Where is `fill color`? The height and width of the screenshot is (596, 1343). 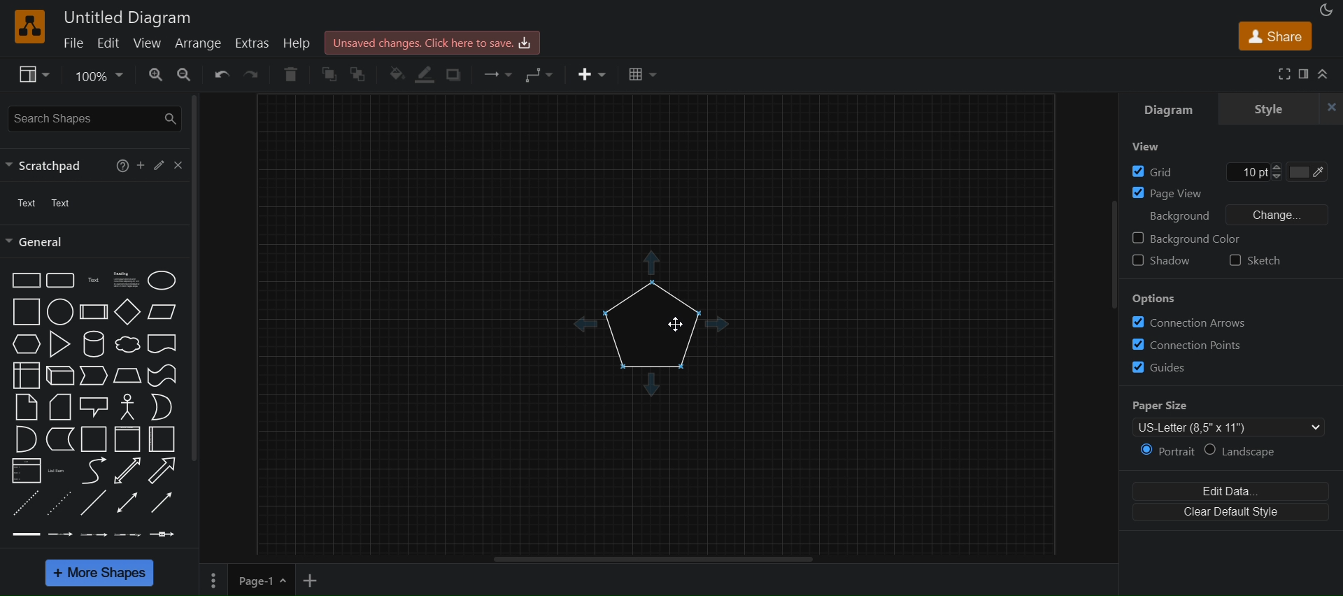 fill color is located at coordinates (395, 73).